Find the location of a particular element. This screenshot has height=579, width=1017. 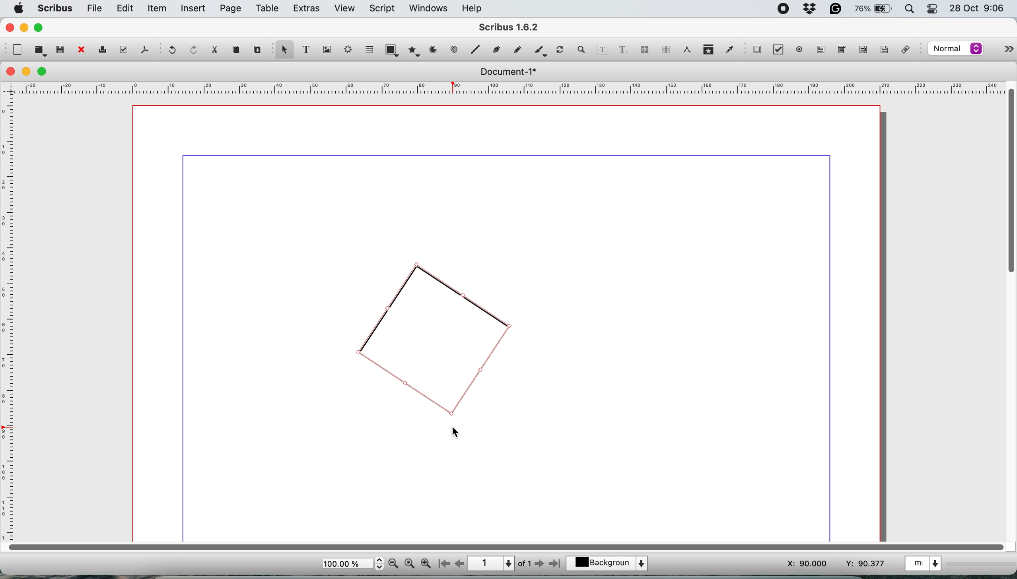

screen recorder is located at coordinates (782, 8).